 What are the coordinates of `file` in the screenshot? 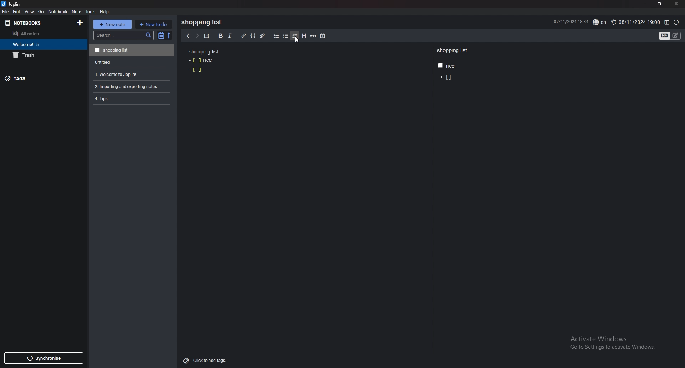 It's located at (6, 12).